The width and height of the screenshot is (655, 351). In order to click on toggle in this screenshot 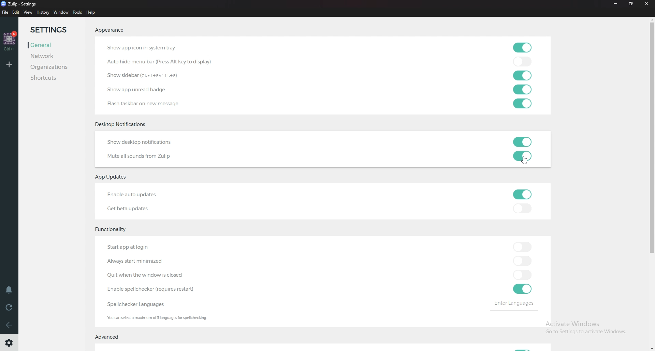, I will do `click(522, 246)`.